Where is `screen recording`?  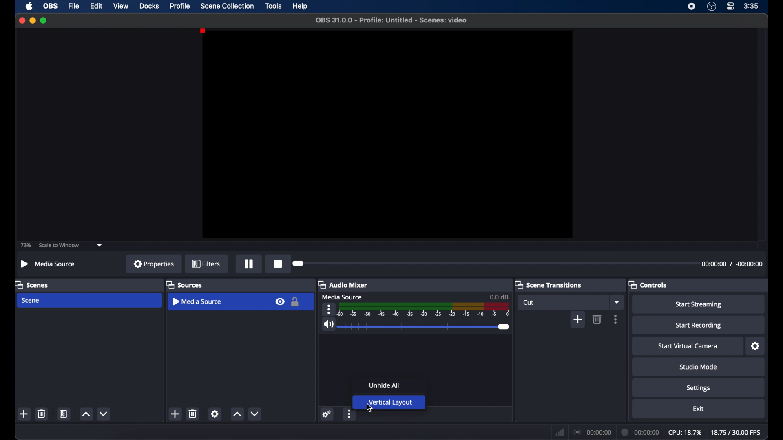
screen recording is located at coordinates (692, 7).